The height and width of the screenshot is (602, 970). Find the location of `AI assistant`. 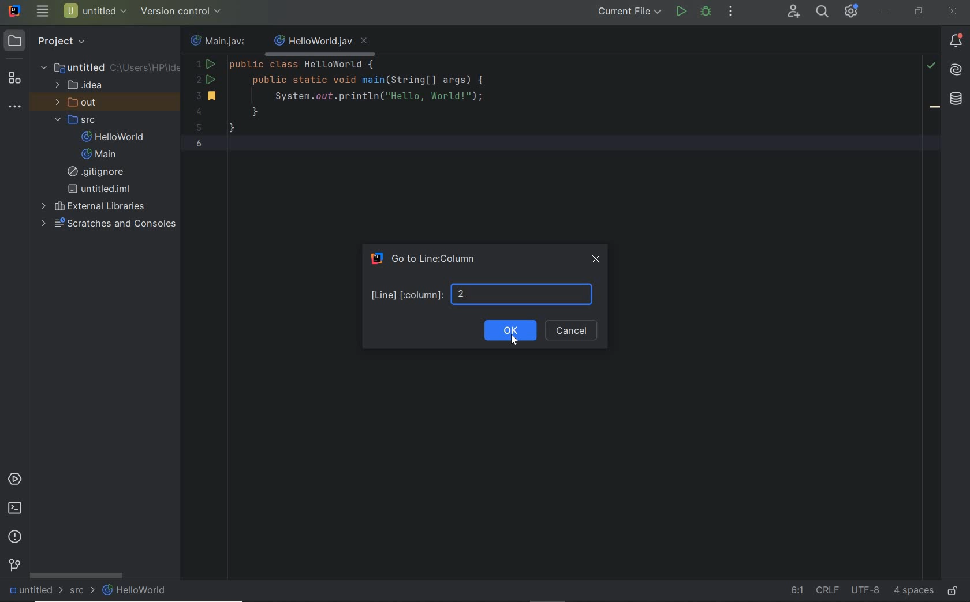

AI assistant is located at coordinates (955, 70).